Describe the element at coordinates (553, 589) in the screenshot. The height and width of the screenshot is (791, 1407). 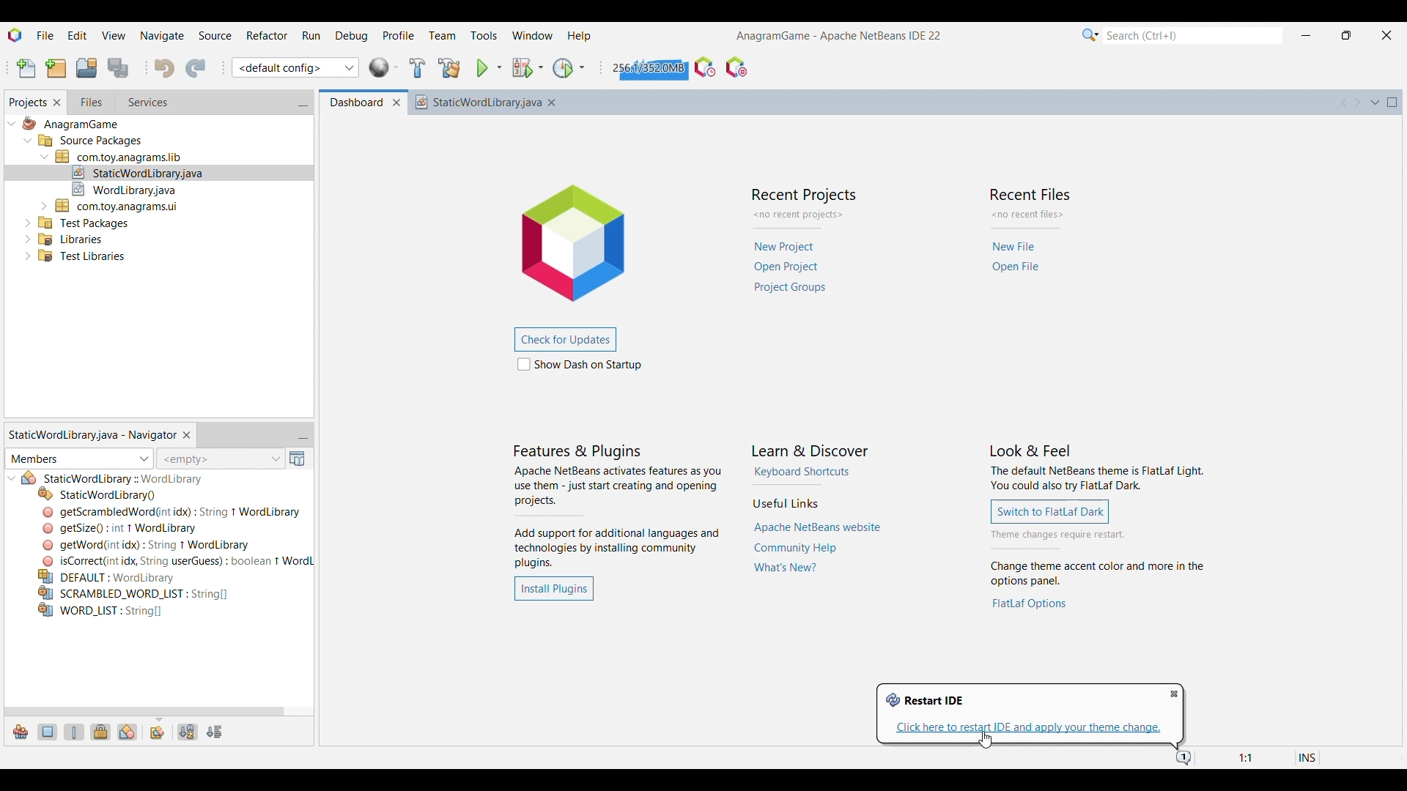
I see `Install plugins` at that location.